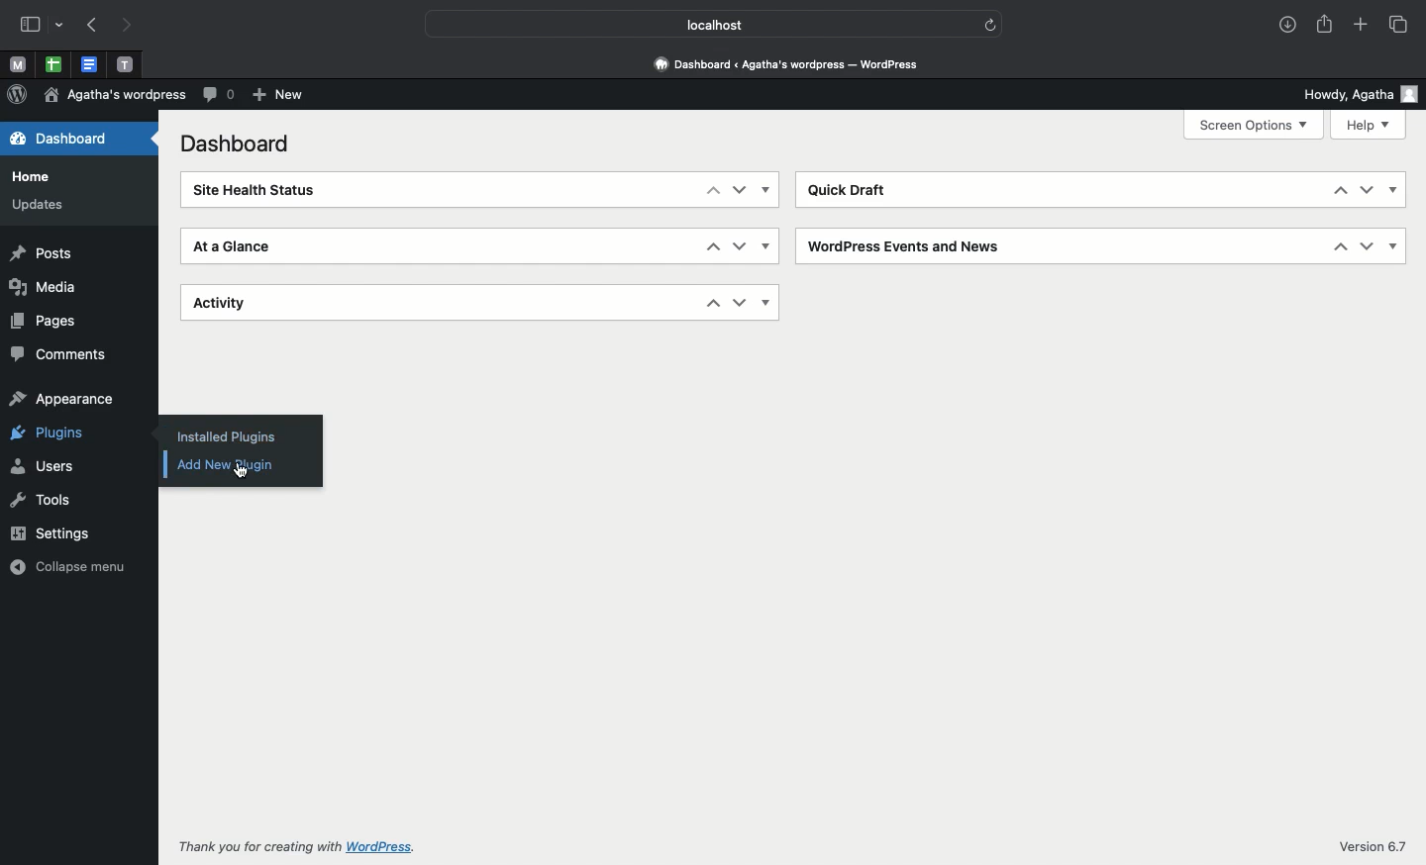 This screenshot has height=865, width=1426. Describe the element at coordinates (128, 64) in the screenshot. I see `Pinned tabs` at that location.